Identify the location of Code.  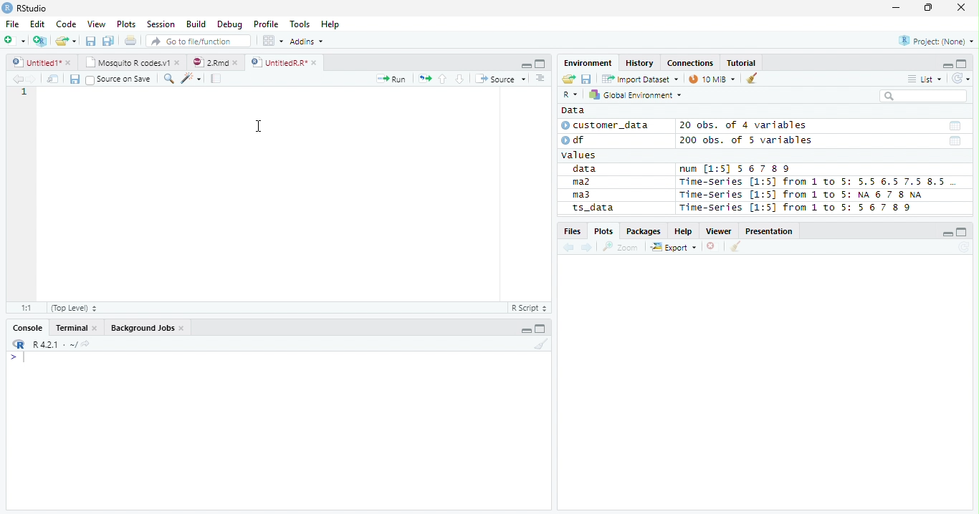
(67, 24).